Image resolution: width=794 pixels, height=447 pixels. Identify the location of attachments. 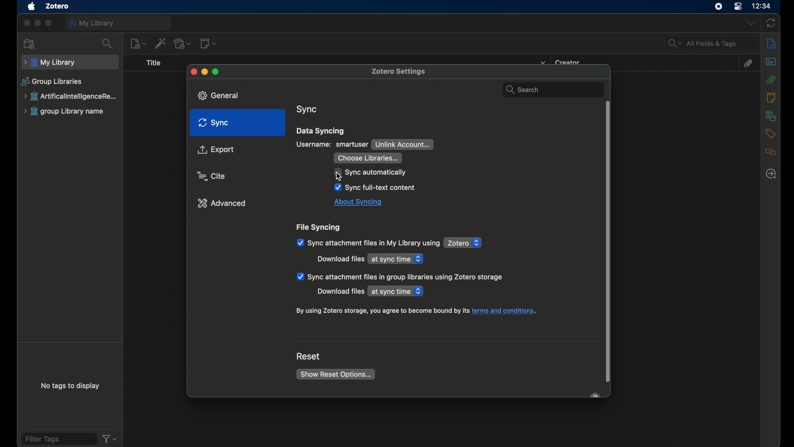
(770, 79).